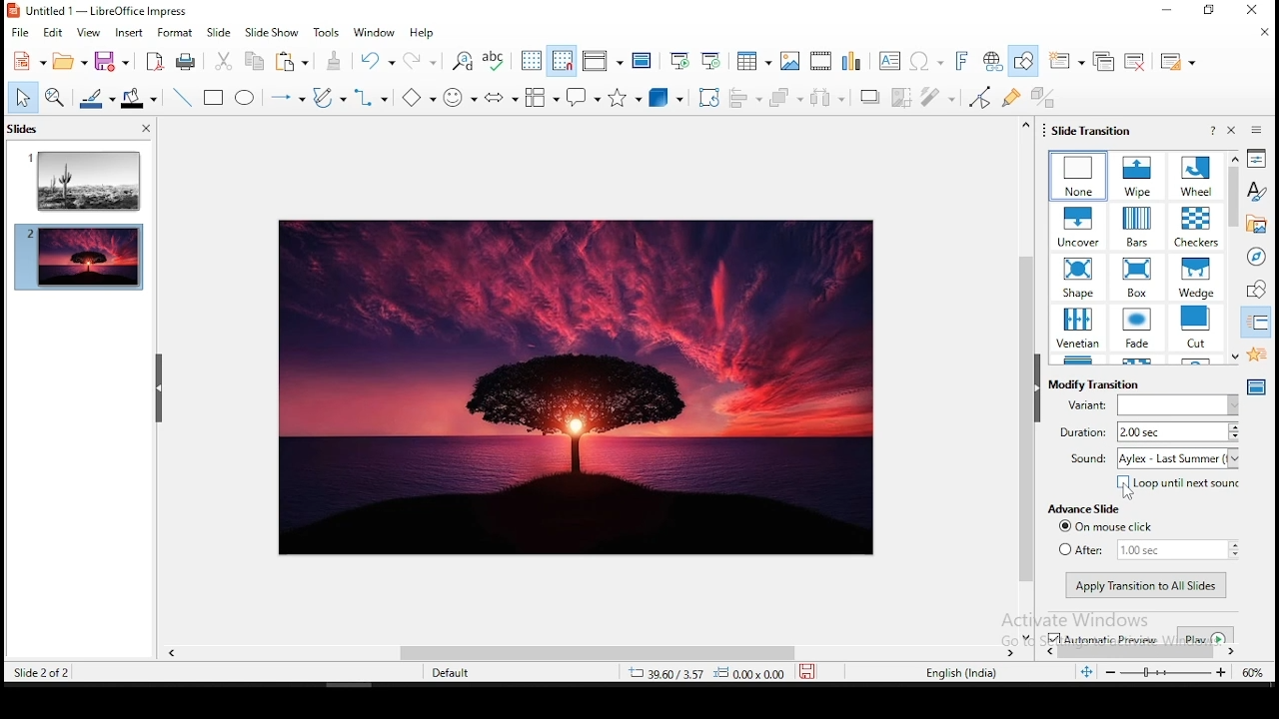 This screenshot has width=1279, height=719. I want to click on undo, so click(379, 63).